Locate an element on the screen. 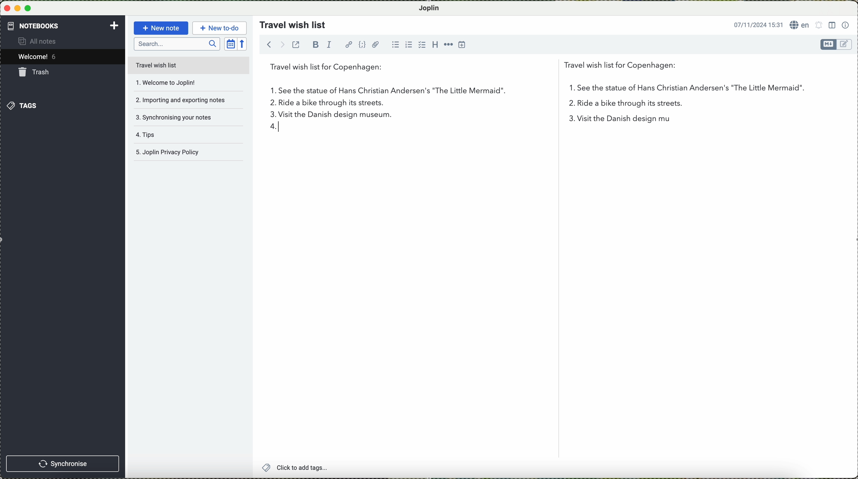 The height and width of the screenshot is (479, 858). italic is located at coordinates (331, 45).